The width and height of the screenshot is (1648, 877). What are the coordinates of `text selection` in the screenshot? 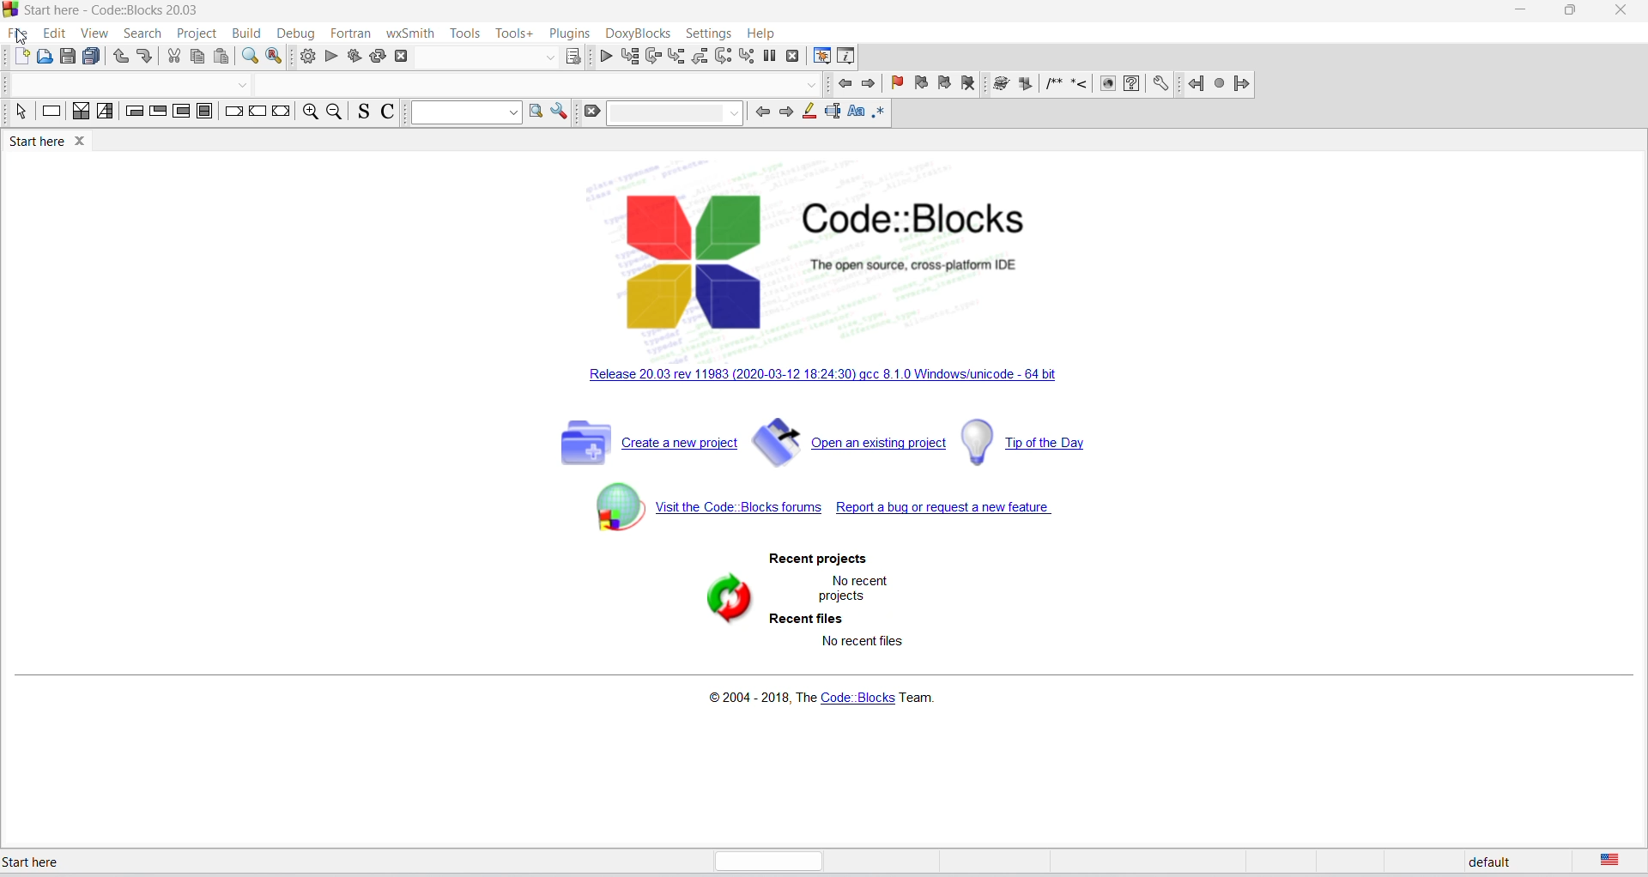 It's located at (833, 112).